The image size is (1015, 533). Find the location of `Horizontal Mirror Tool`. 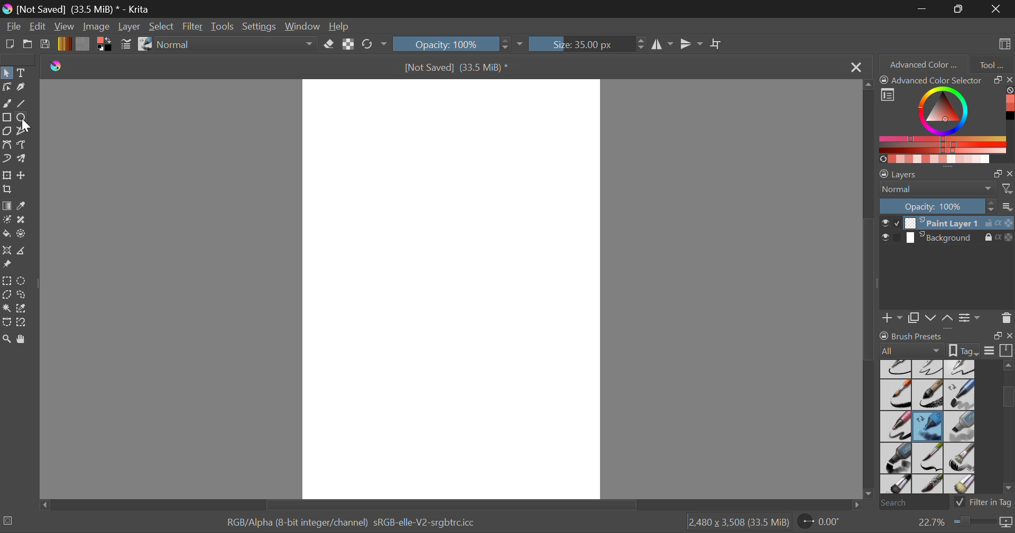

Horizontal Mirror Tool is located at coordinates (662, 44).